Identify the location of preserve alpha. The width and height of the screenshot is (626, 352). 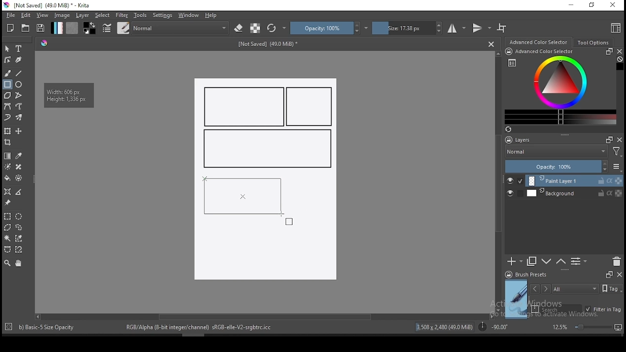
(255, 29).